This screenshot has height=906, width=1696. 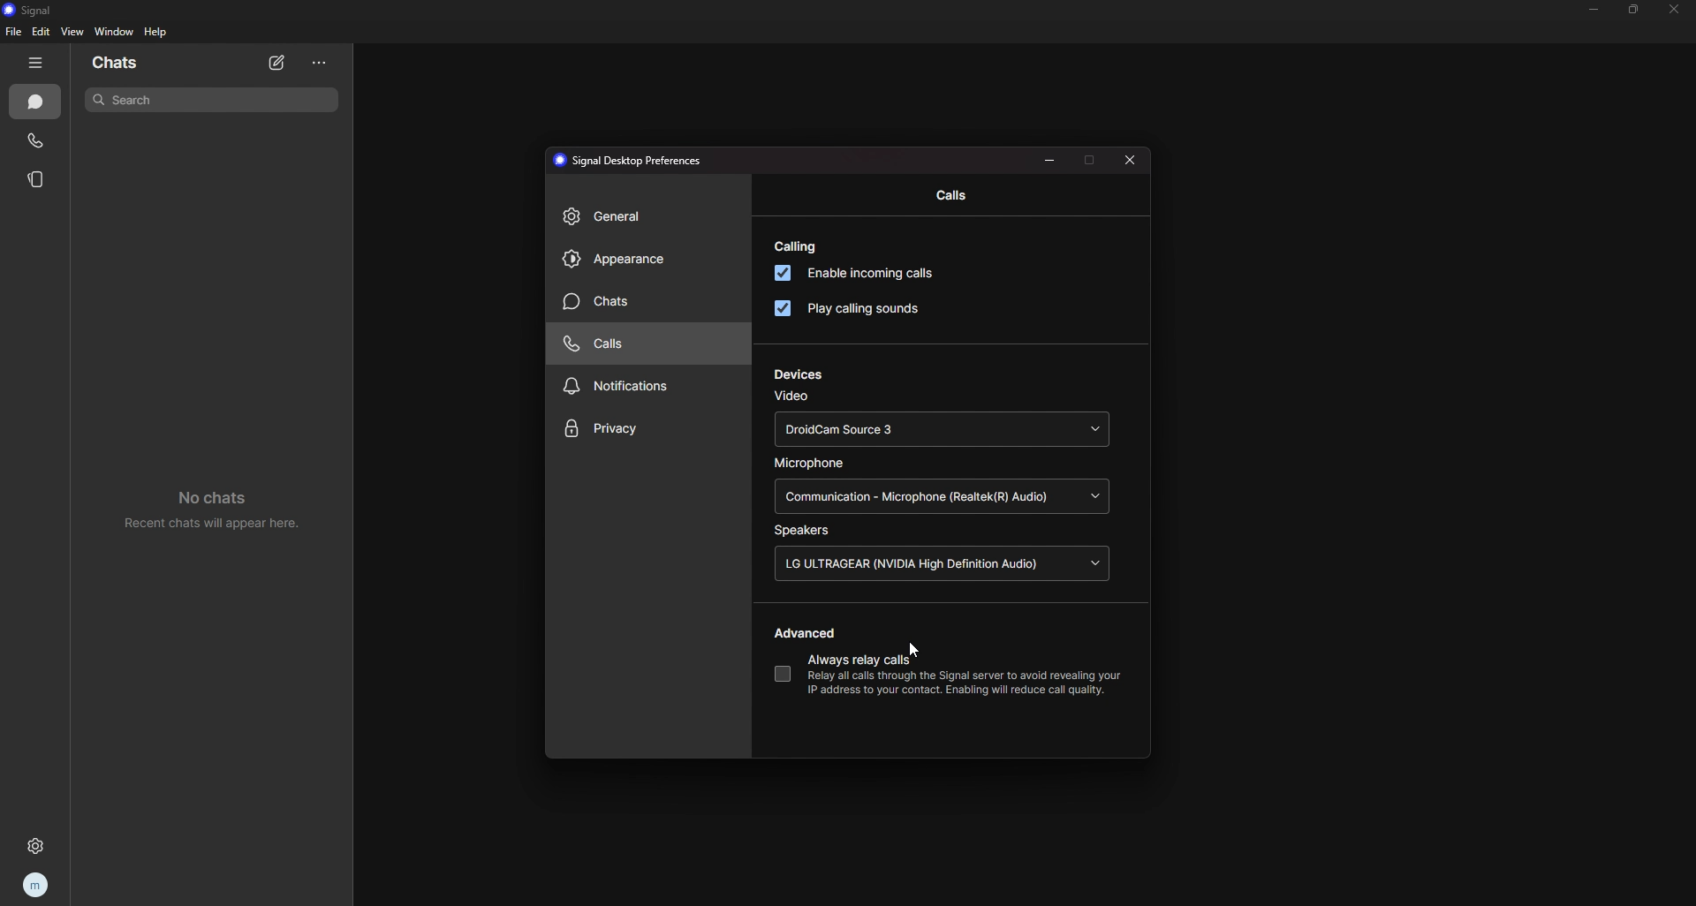 What do you see at coordinates (1050, 161) in the screenshot?
I see `minimize` at bounding box center [1050, 161].